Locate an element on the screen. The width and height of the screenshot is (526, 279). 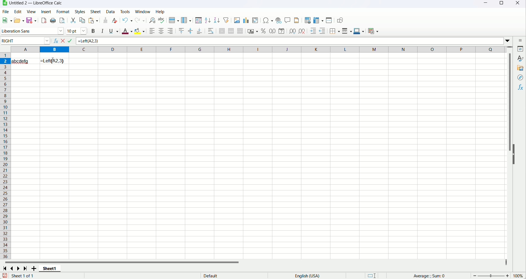
horizontal scroll bar is located at coordinates (254, 262).